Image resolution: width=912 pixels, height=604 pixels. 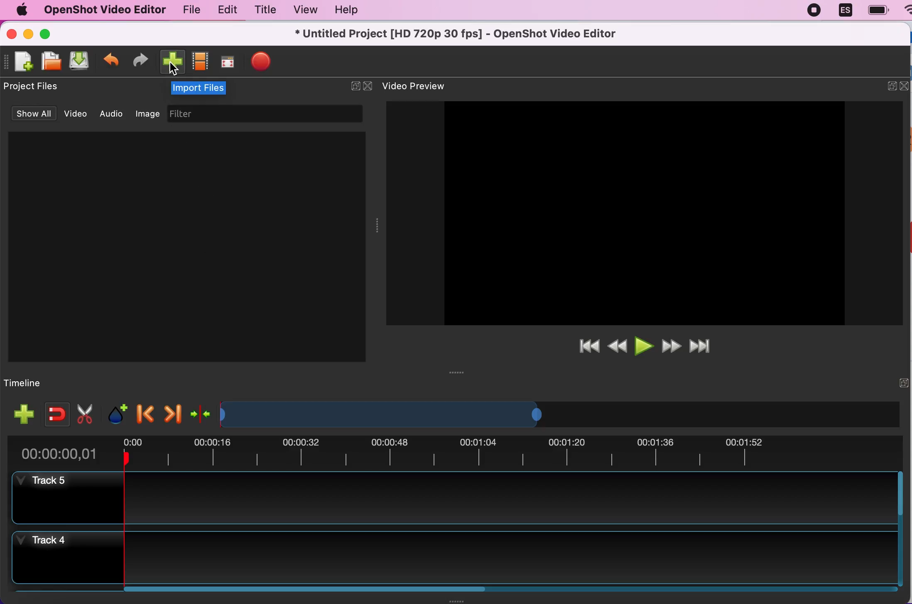 What do you see at coordinates (814, 10) in the screenshot?
I see `recording stopped` at bounding box center [814, 10].